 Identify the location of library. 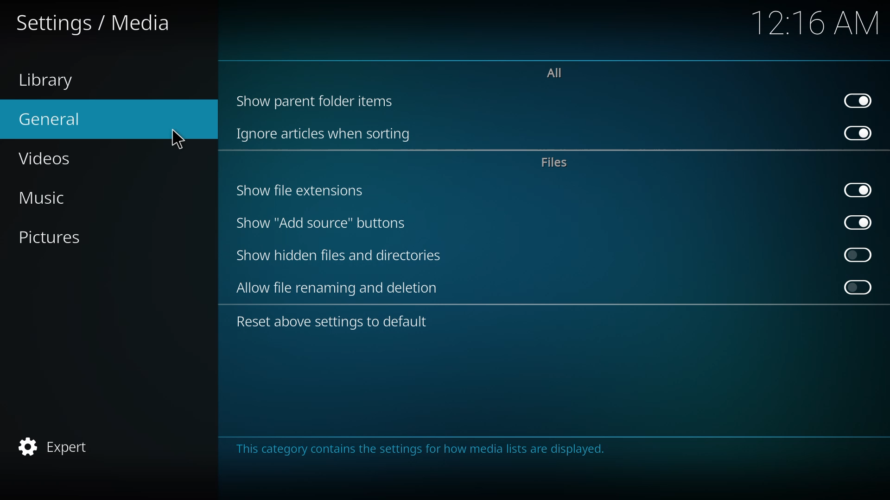
(49, 79).